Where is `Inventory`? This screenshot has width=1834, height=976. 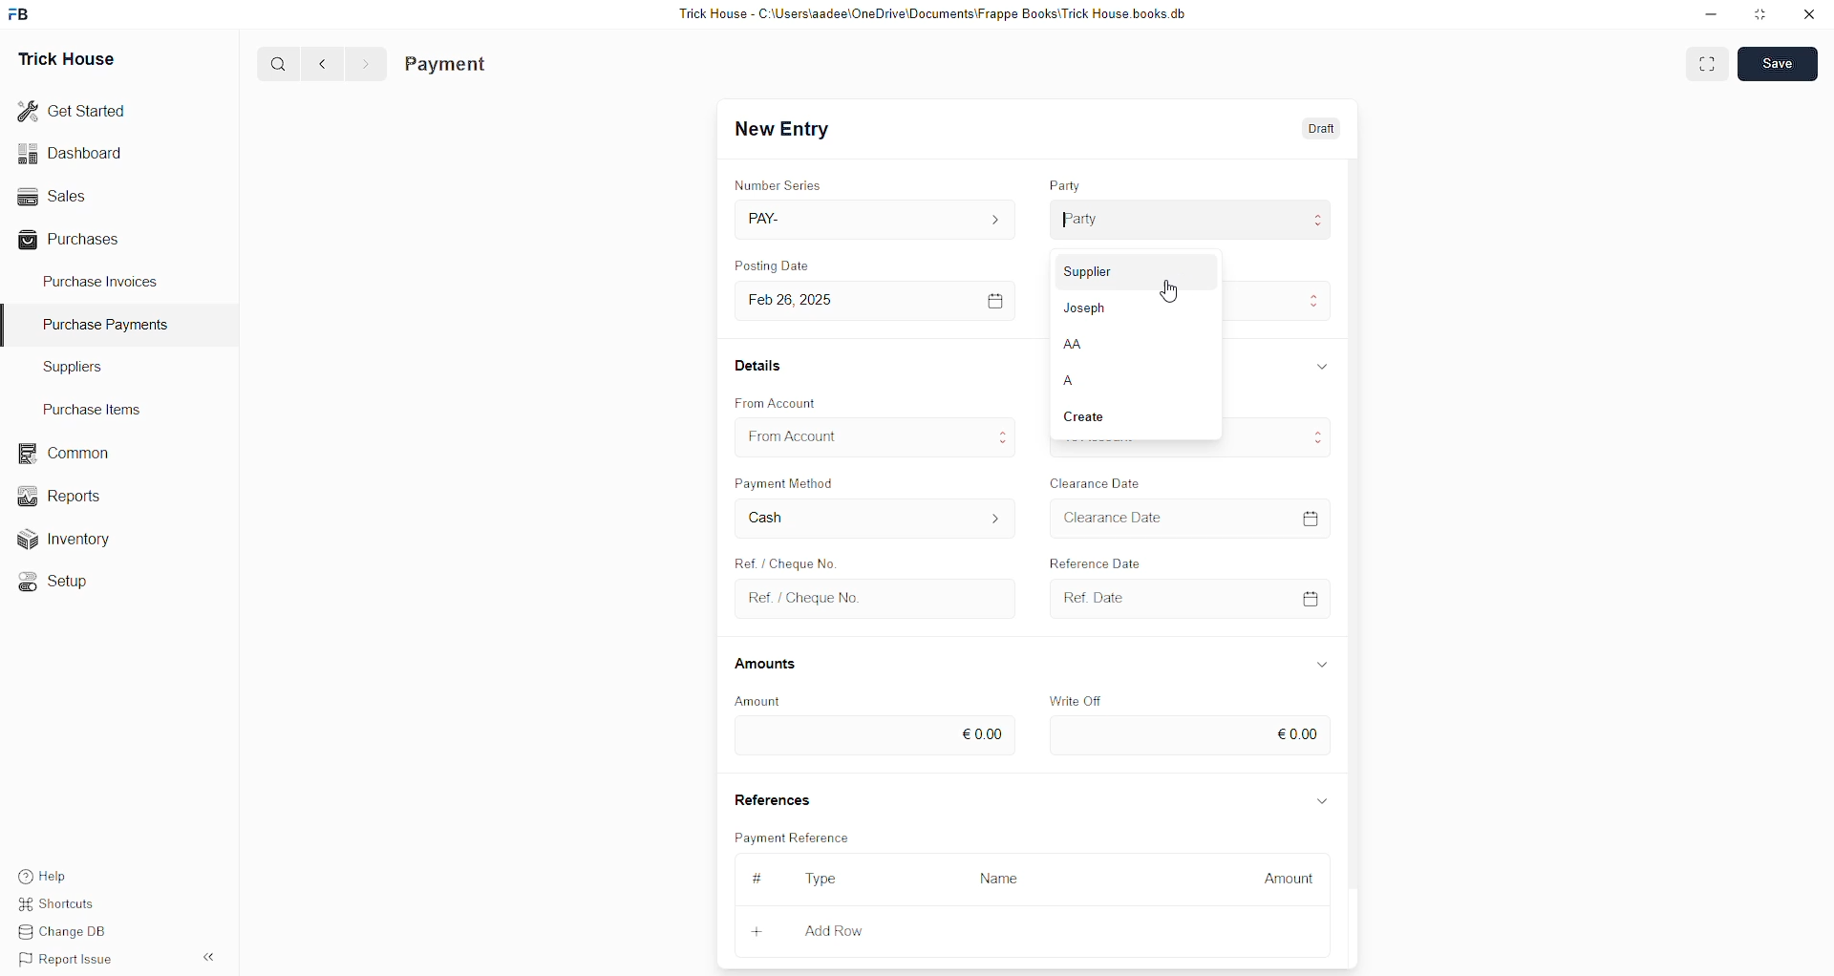
Inventory is located at coordinates (65, 538).